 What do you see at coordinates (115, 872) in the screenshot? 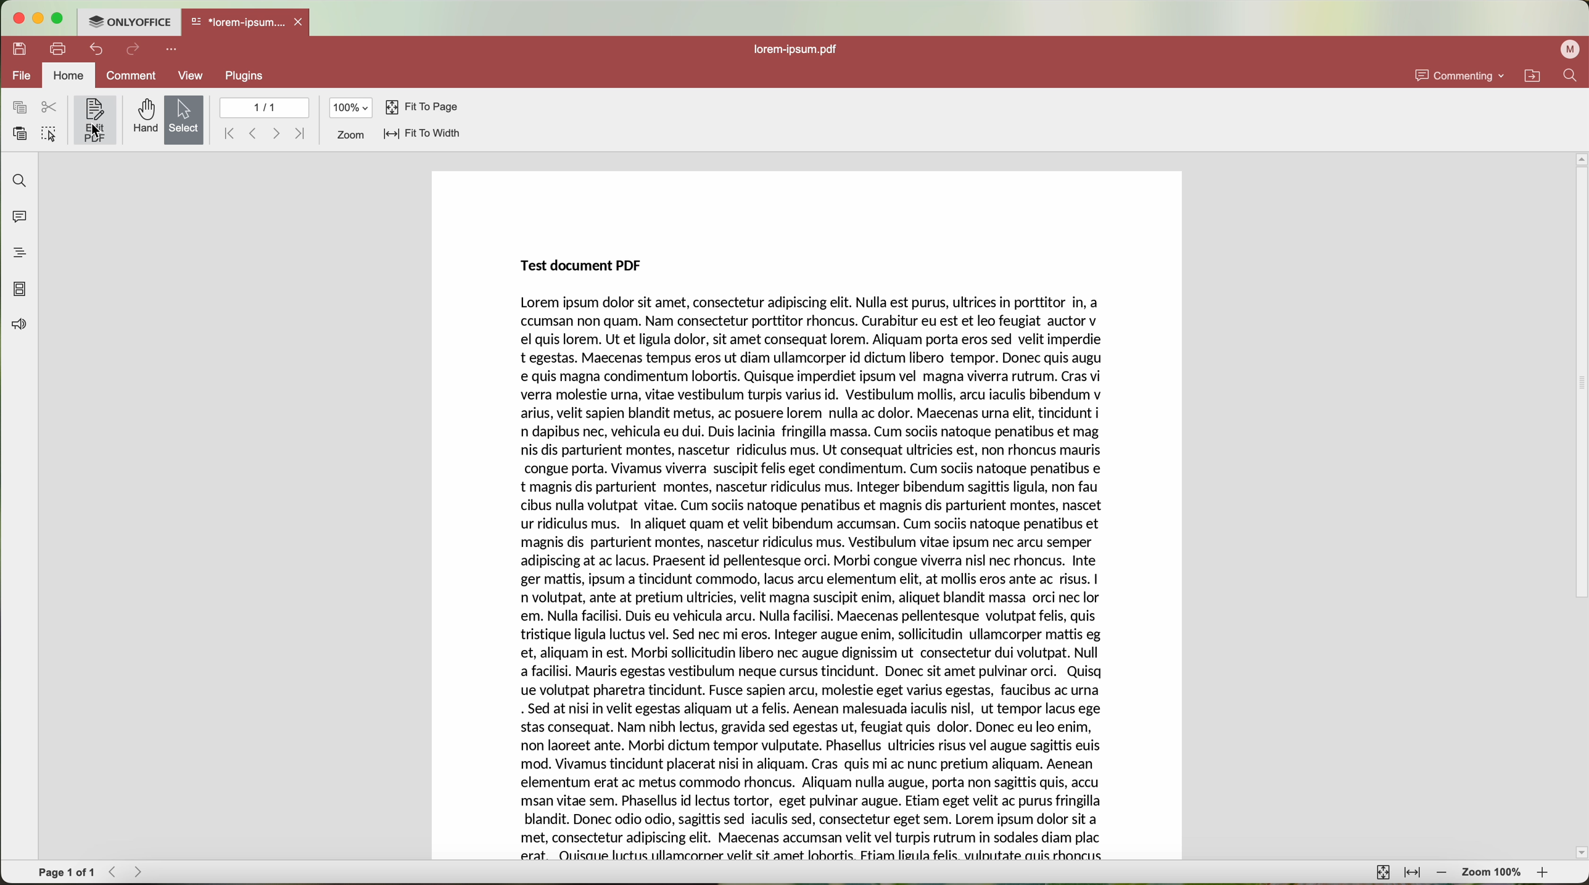
I see `Backward` at bounding box center [115, 872].